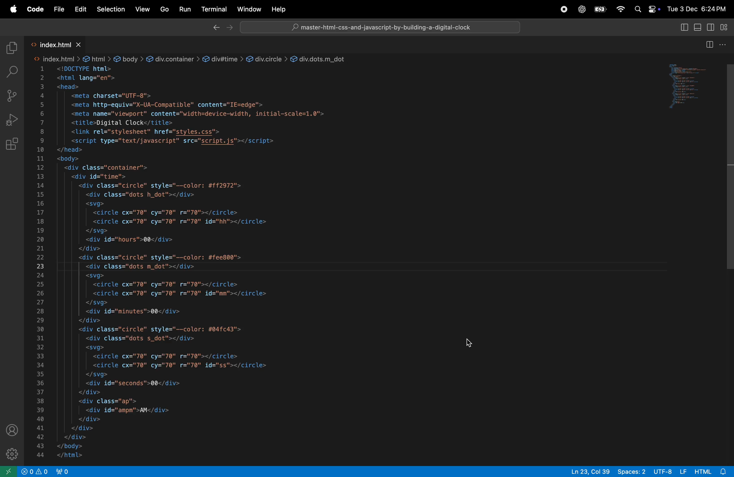 This screenshot has height=477, width=734. I want to click on vertical scroll bar, so click(728, 165).